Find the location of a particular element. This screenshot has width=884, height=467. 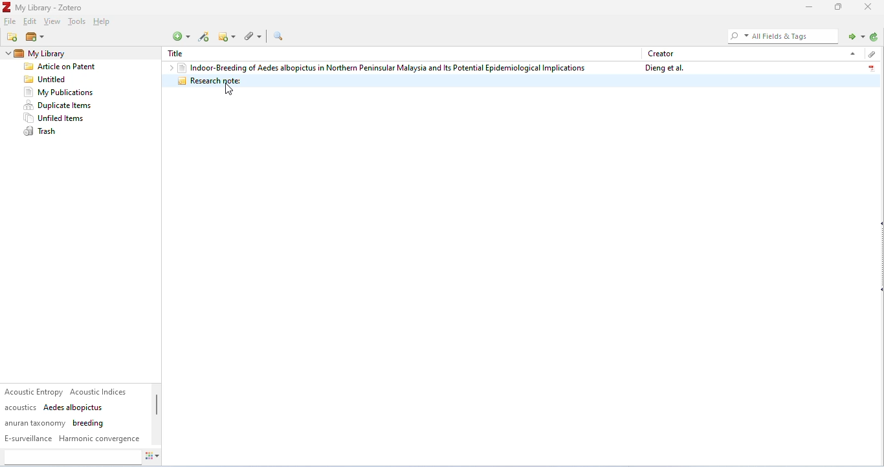

close is located at coordinates (870, 6).